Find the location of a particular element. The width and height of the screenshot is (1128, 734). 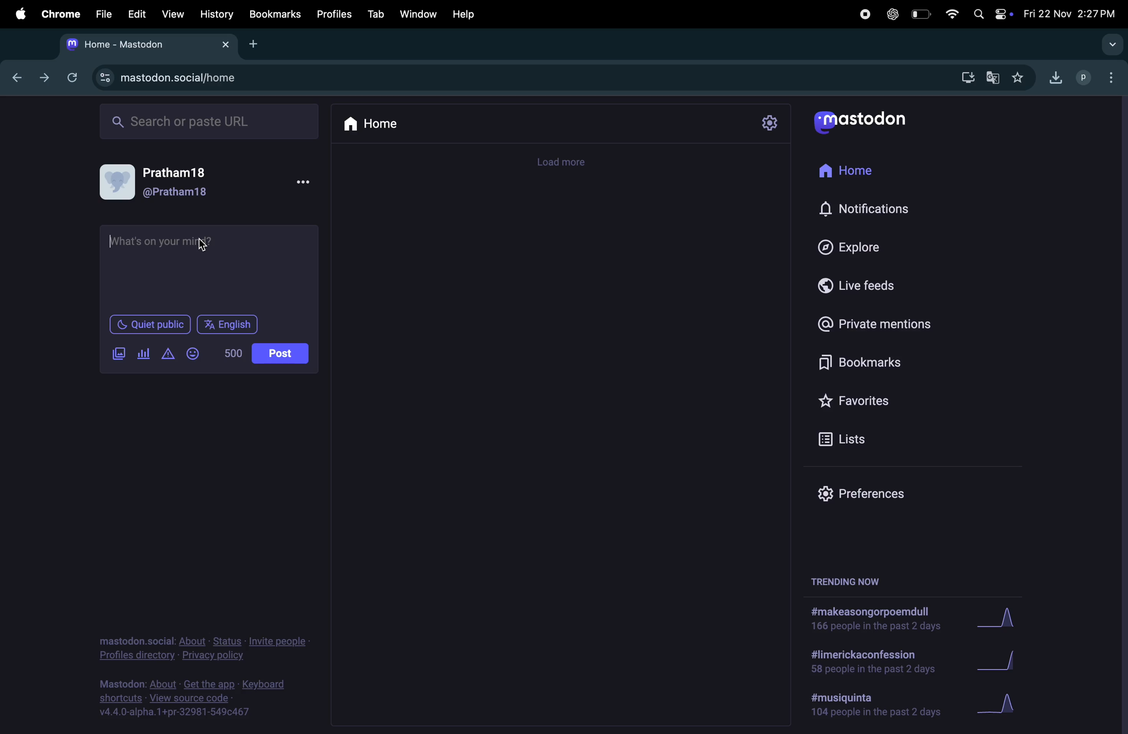

chatgpt is located at coordinates (894, 14).